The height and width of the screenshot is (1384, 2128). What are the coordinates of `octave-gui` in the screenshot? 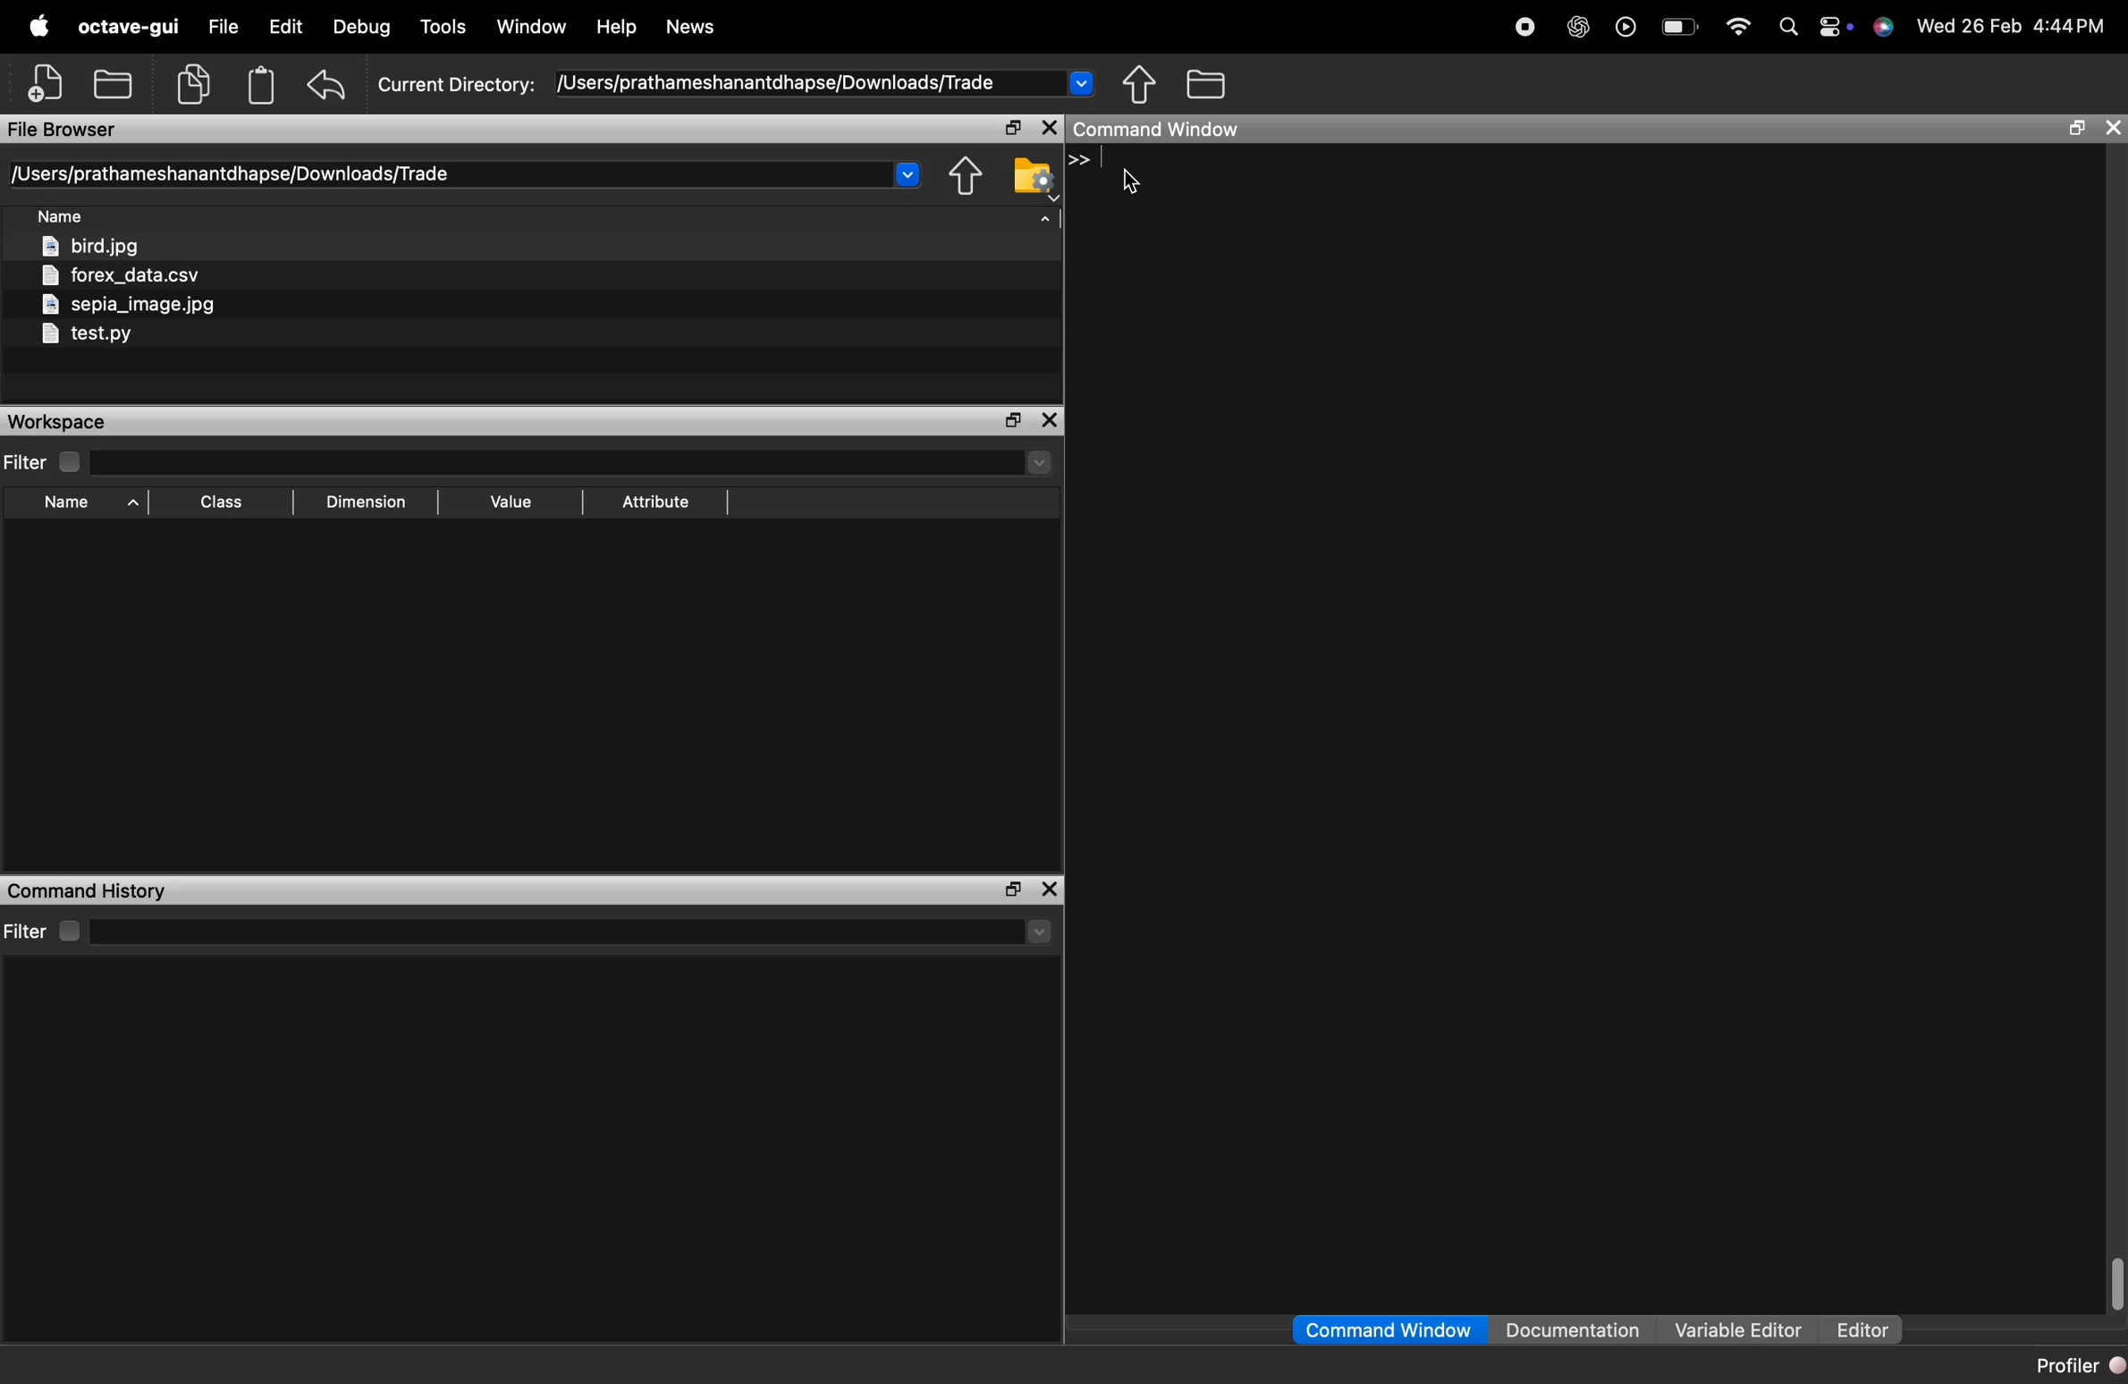 It's located at (128, 27).